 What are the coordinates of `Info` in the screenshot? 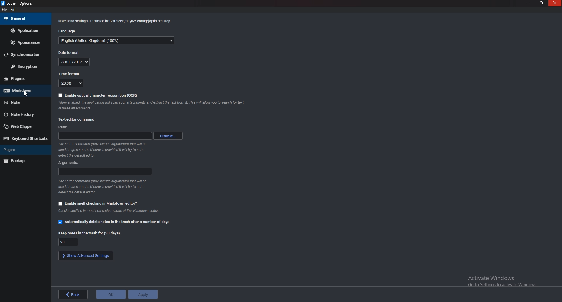 It's located at (118, 211).